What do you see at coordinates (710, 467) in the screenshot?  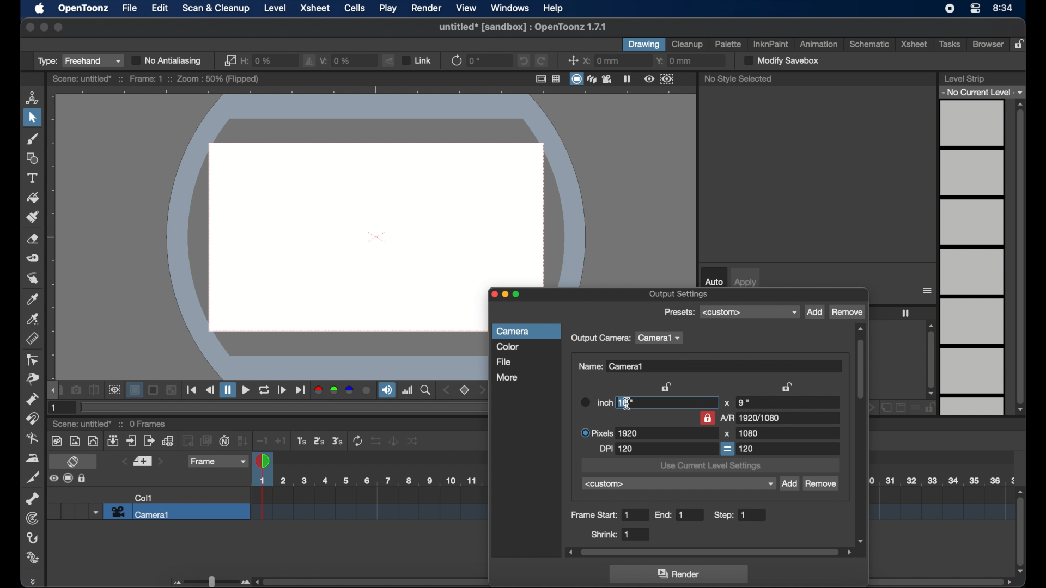 I see `use current level settings` at bounding box center [710, 467].